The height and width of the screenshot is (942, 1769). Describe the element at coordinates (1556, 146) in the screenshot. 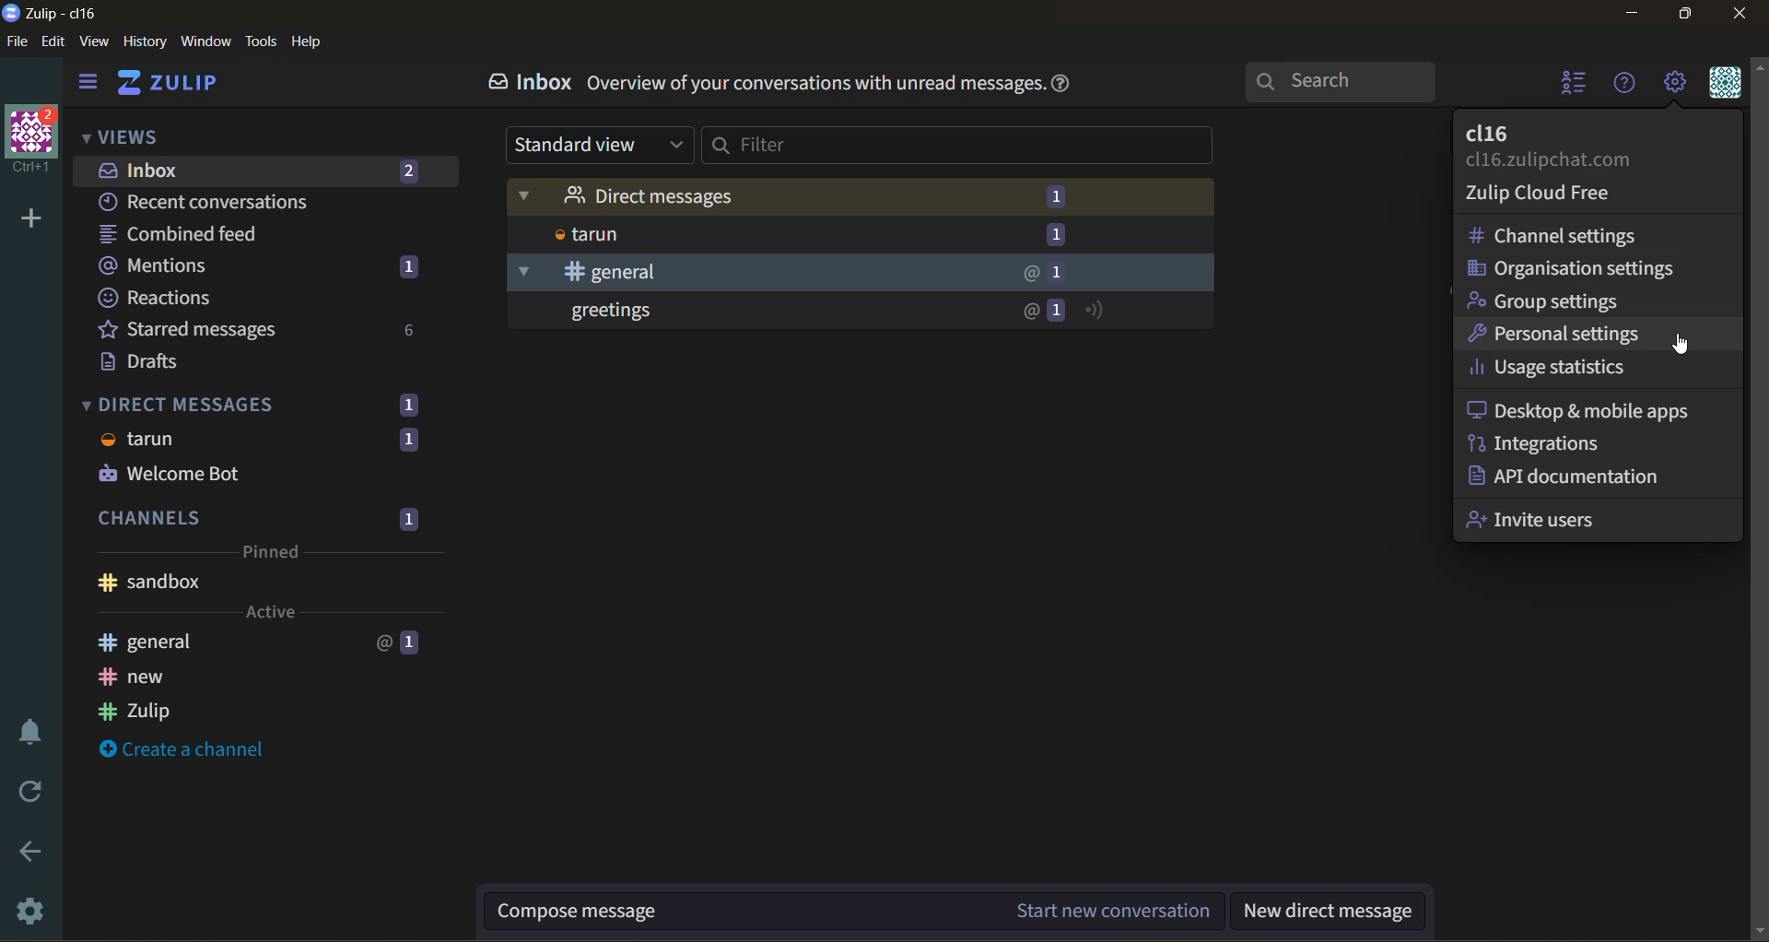

I see `profile` at that location.